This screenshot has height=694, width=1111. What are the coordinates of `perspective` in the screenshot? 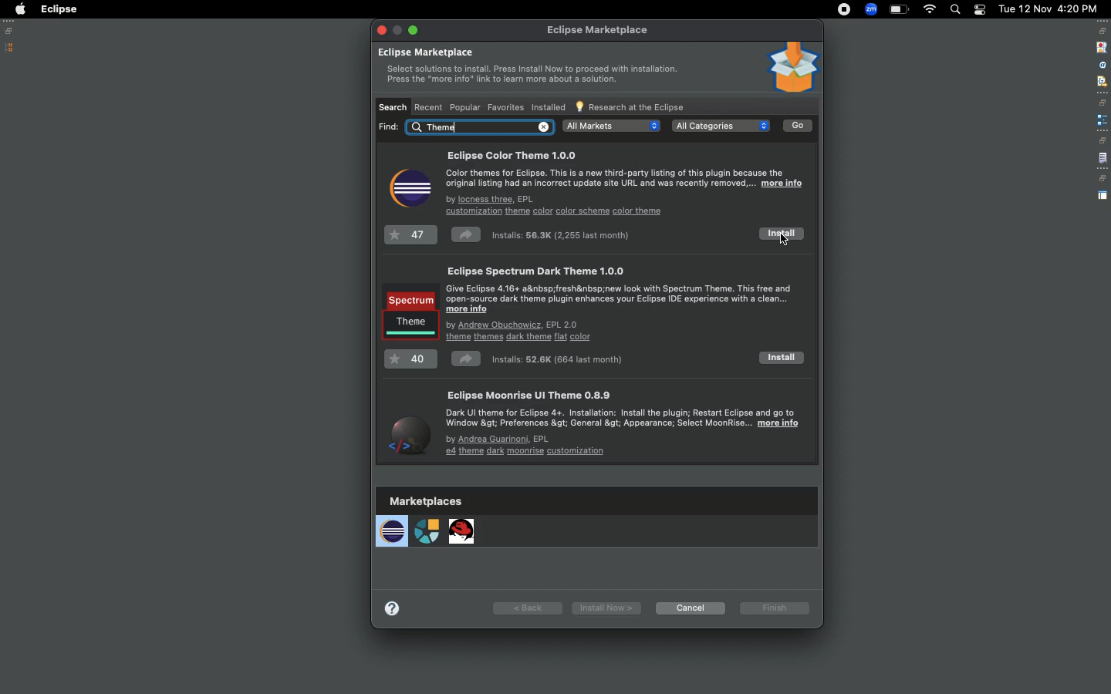 It's located at (1103, 196).